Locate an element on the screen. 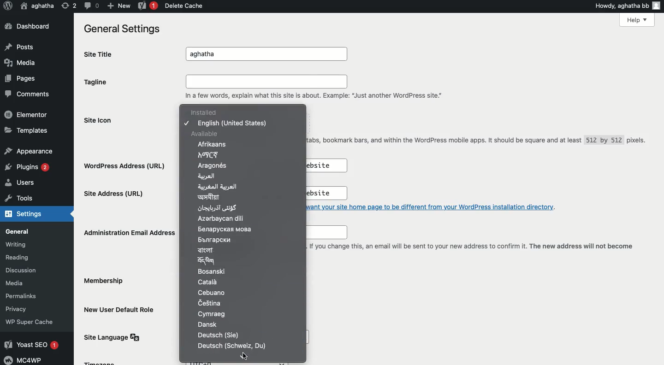 This screenshot has height=365, width=664. New user default role is located at coordinates (122, 309).